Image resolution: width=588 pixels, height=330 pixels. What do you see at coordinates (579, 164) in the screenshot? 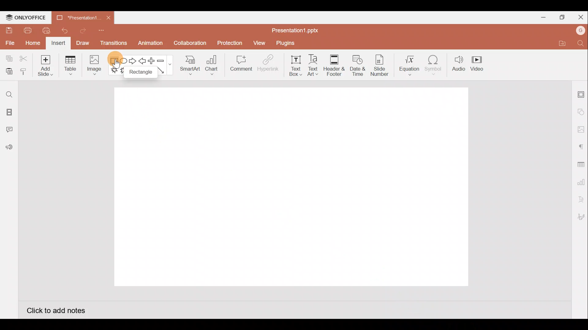
I see `Table settings` at bounding box center [579, 164].